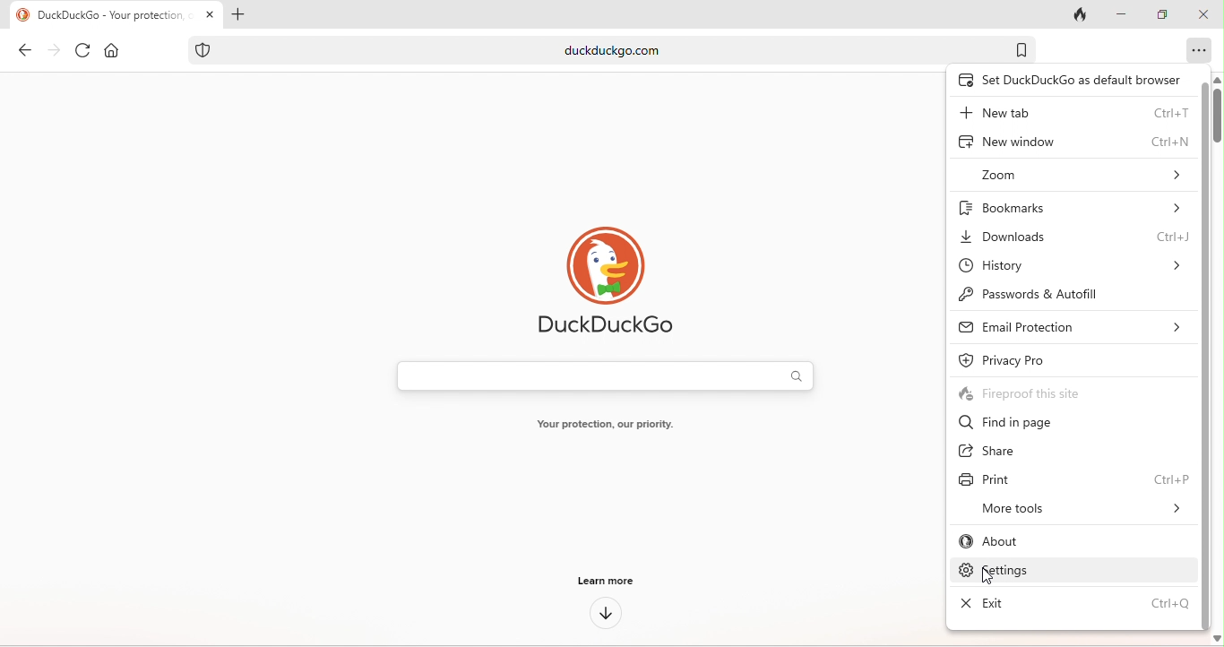 The width and height of the screenshot is (1224, 647). Describe the element at coordinates (1118, 14) in the screenshot. I see `minimize` at that location.